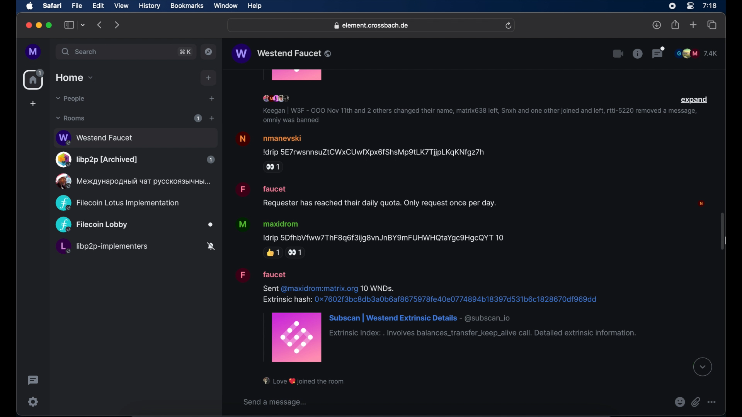  What do you see at coordinates (672, 6) in the screenshot?
I see `screen recorder icon` at bounding box center [672, 6].